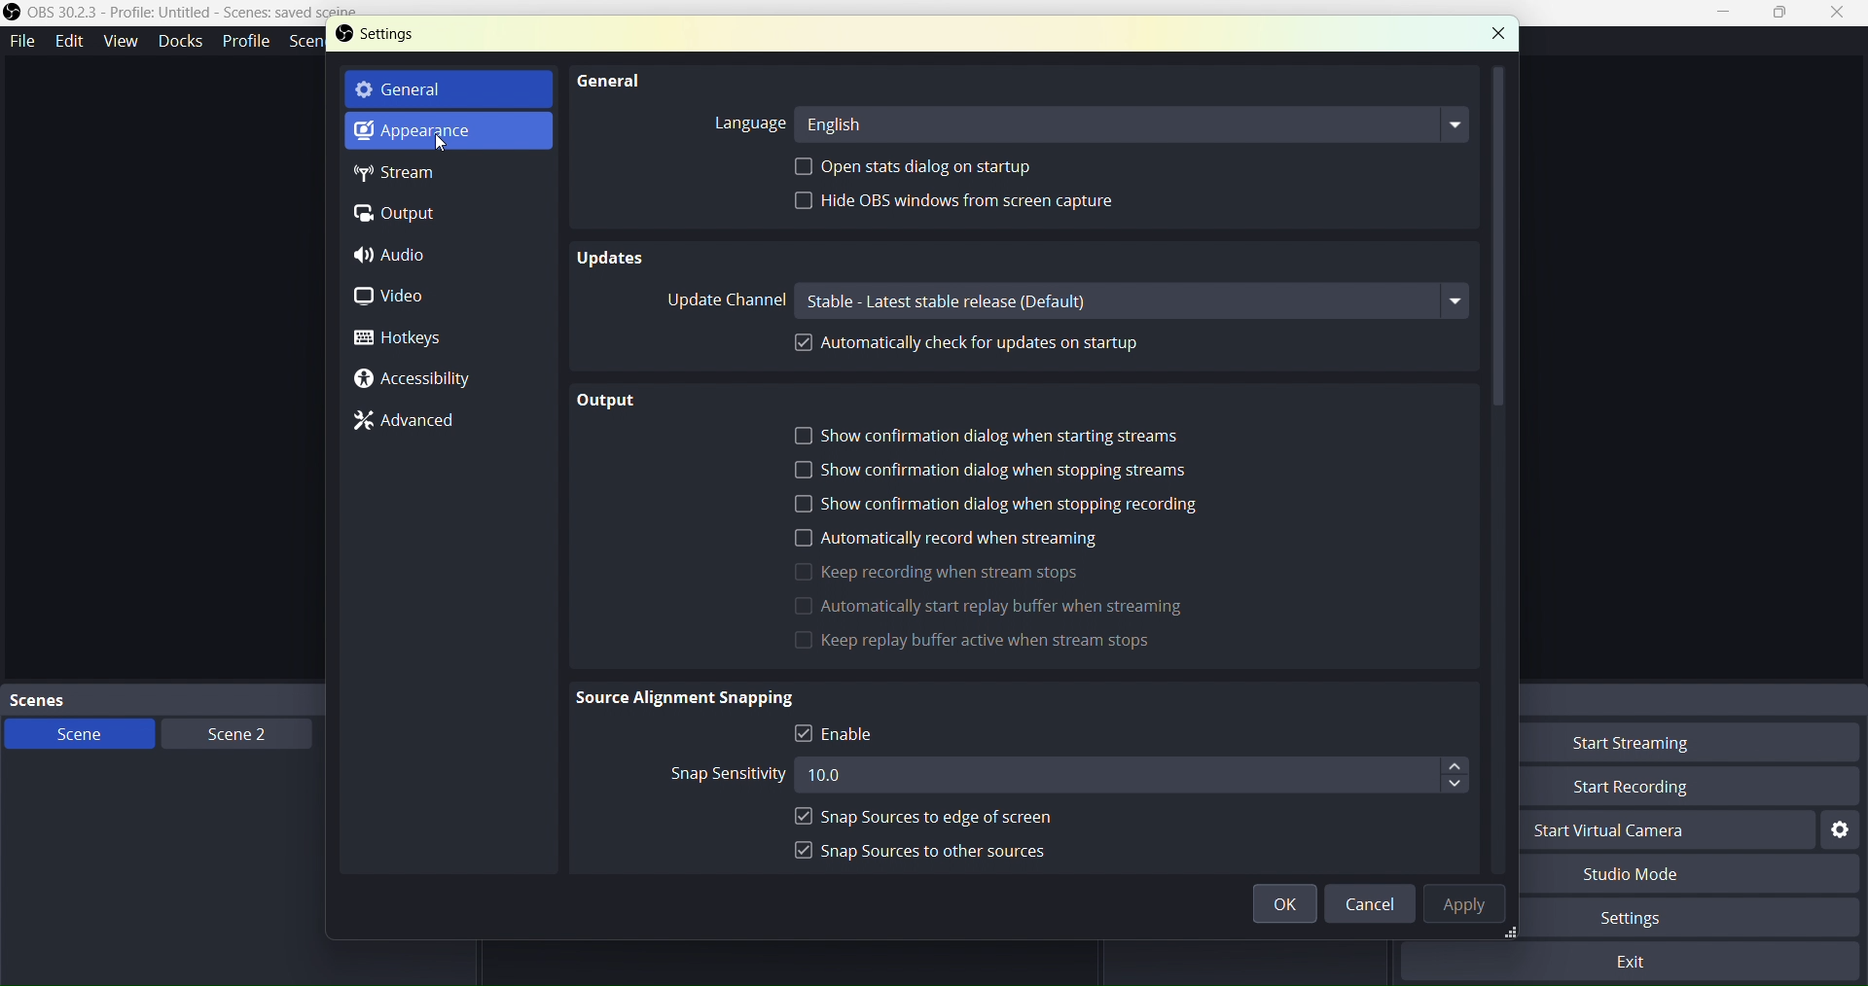 Image resolution: width=1868 pixels, height=986 pixels. Describe the element at coordinates (1666, 875) in the screenshot. I see `Studio Mode` at that location.